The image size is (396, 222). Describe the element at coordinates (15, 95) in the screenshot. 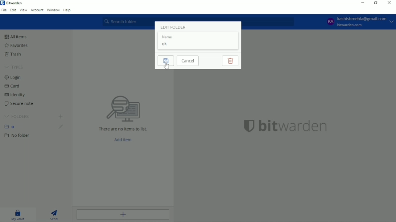

I see `Identity` at that location.